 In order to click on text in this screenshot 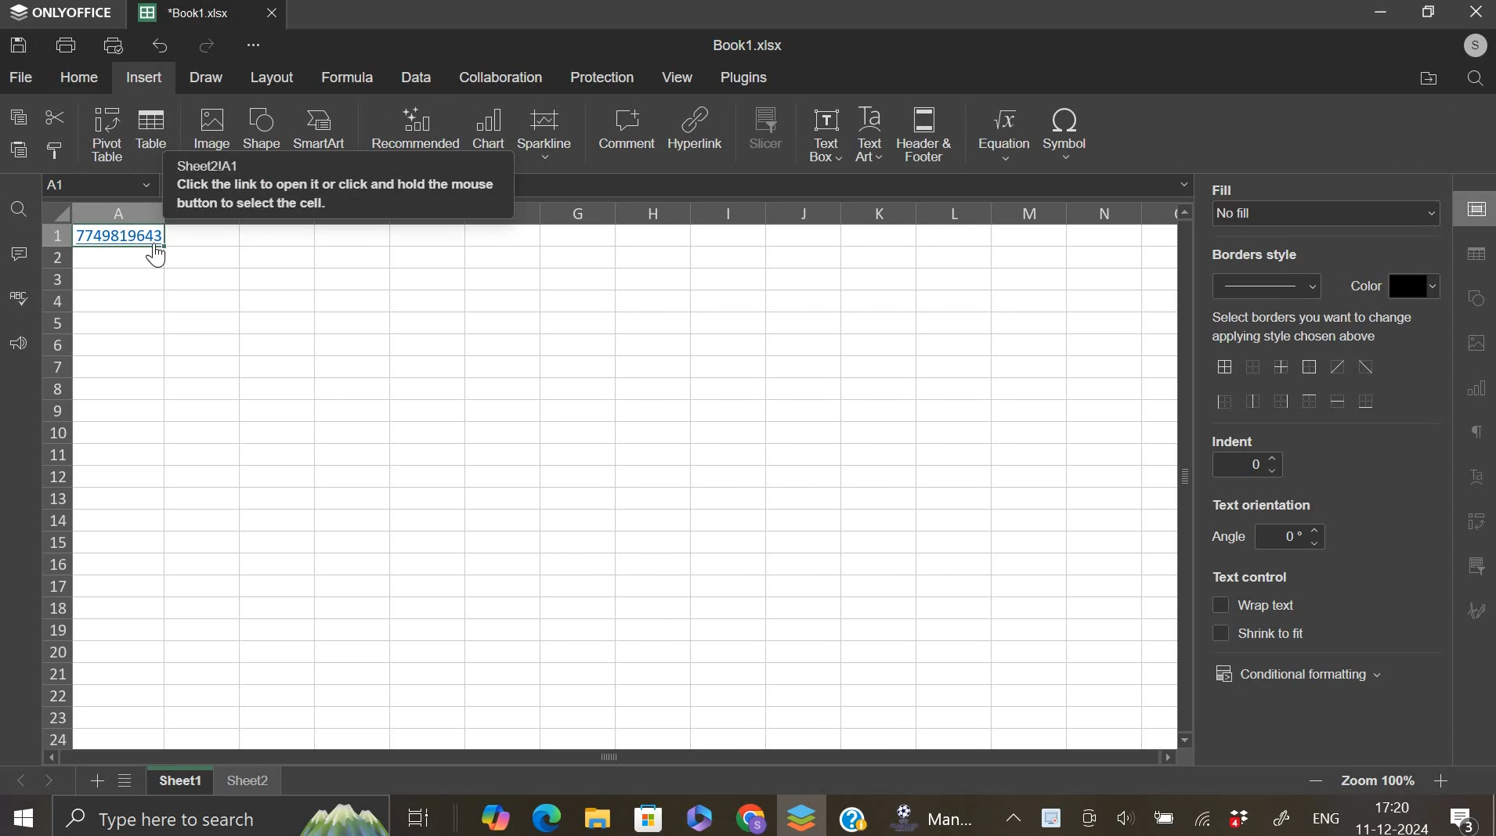, I will do `click(1263, 504)`.